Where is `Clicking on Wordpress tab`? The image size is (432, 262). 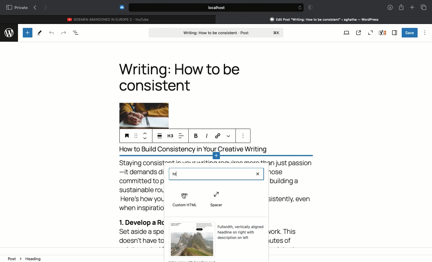
Clicking on Wordpress tab is located at coordinates (325, 19).